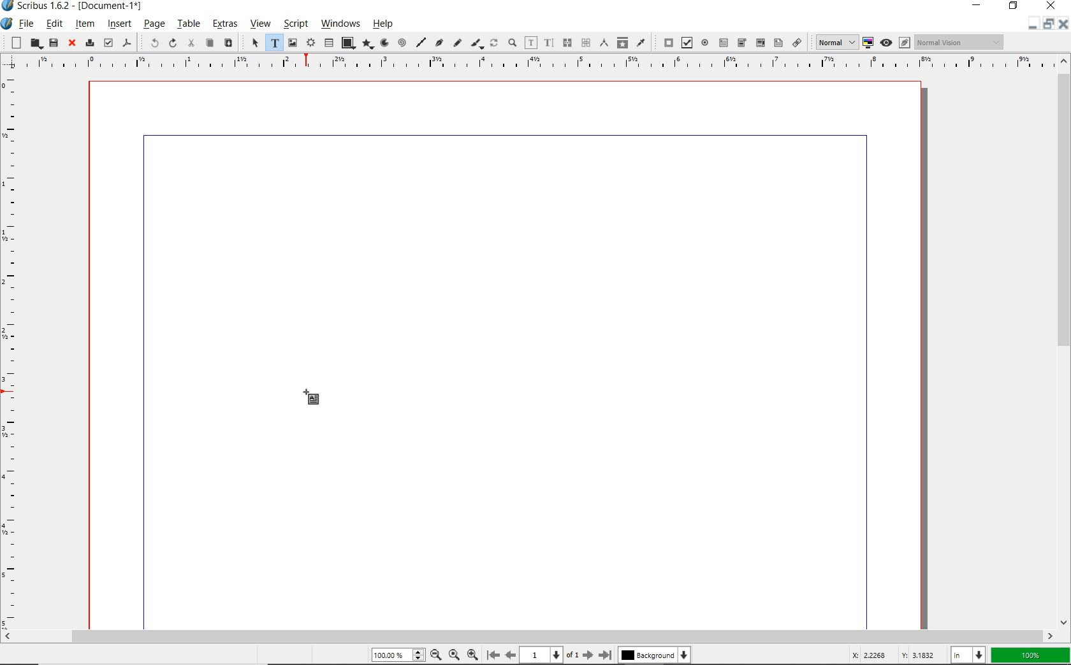 This screenshot has height=665, width=1071. I want to click on Vertical page margin, so click(523, 64).